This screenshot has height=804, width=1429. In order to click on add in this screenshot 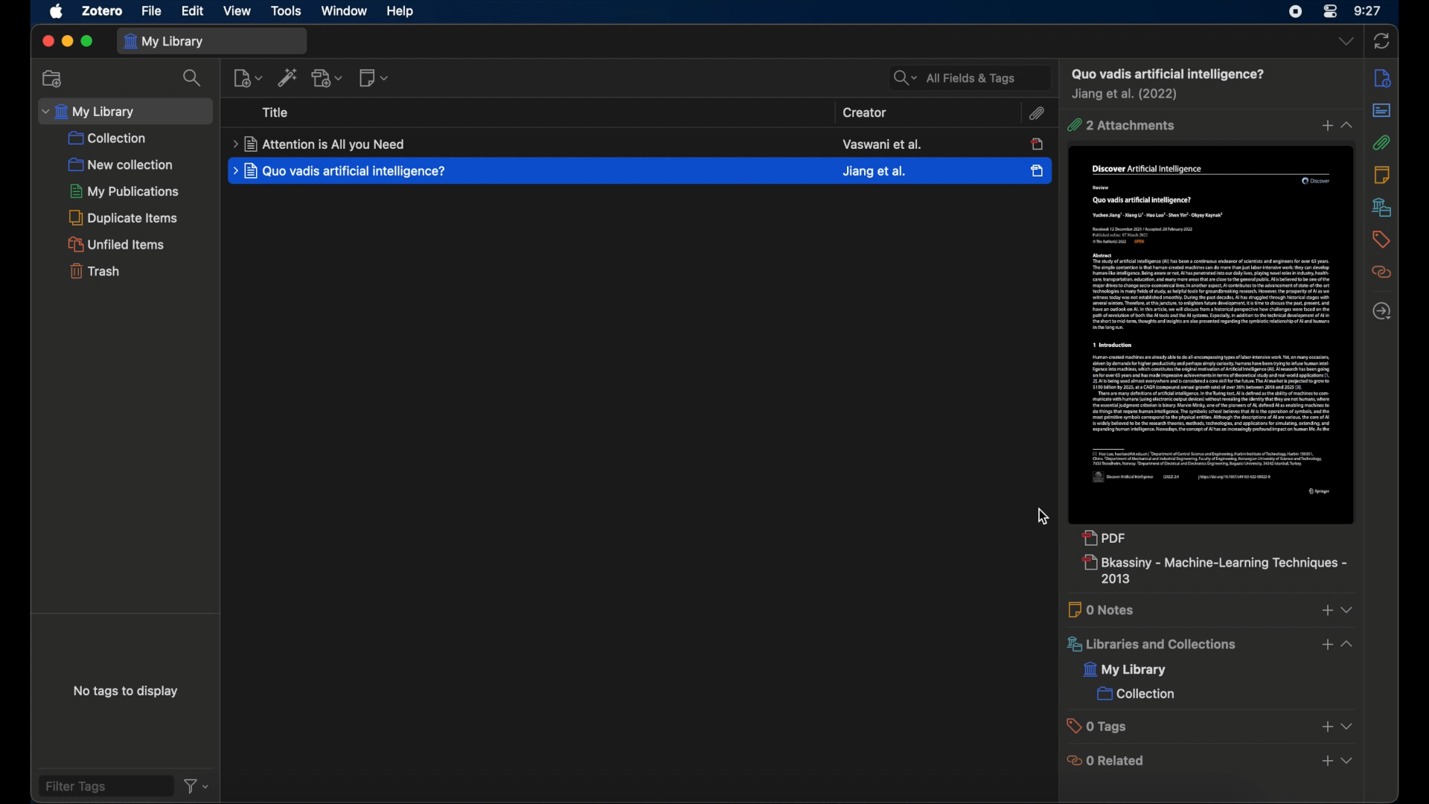, I will do `click(1327, 643)`.